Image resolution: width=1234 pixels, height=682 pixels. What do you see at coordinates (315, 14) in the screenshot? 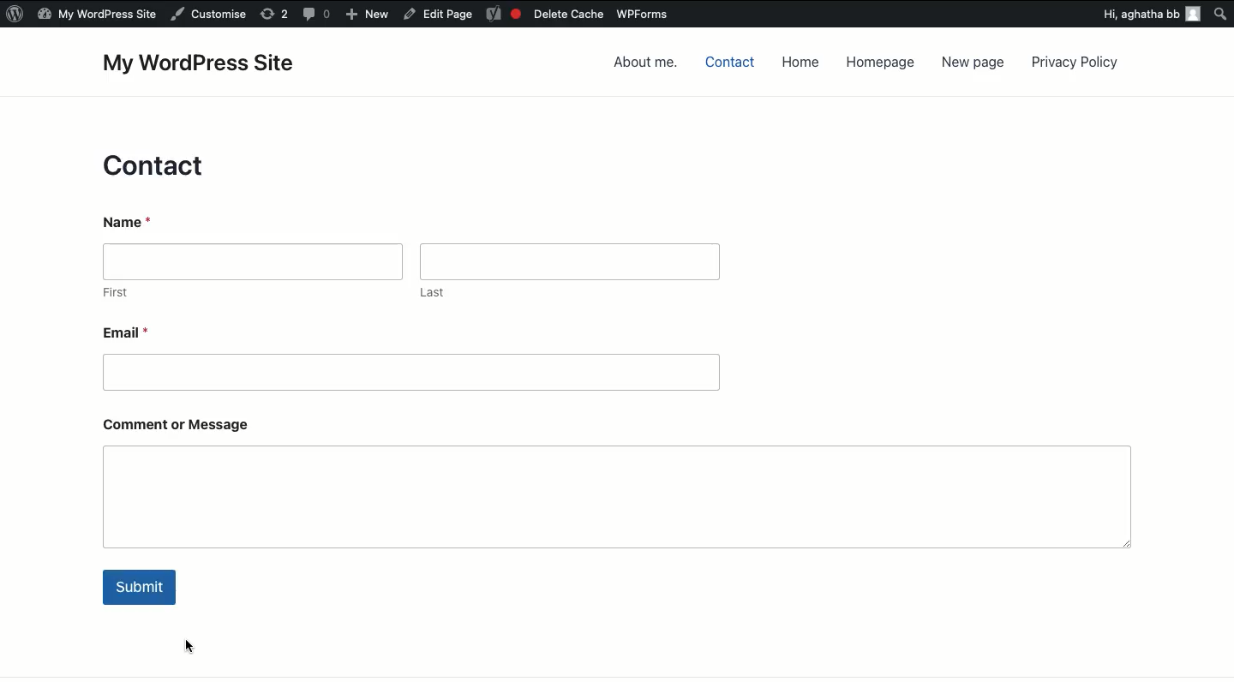
I see `comments` at bounding box center [315, 14].